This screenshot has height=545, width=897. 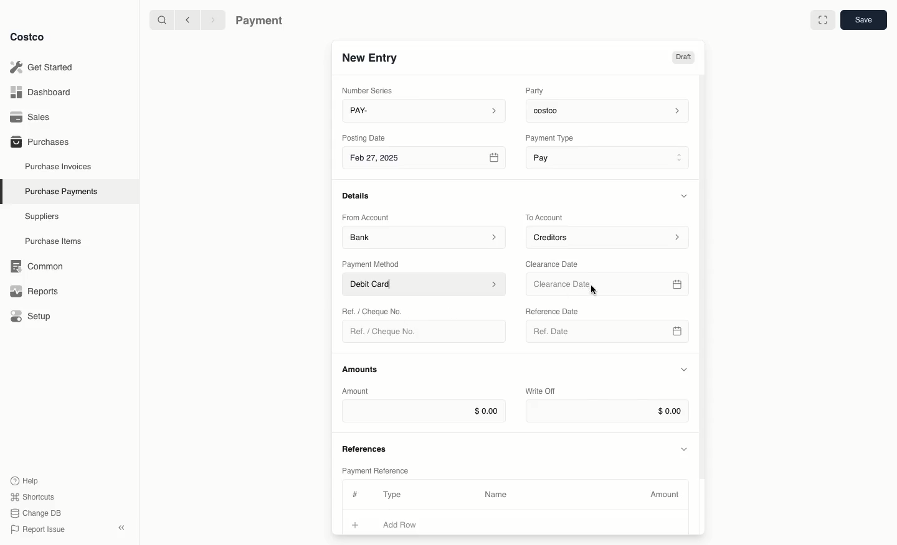 I want to click on From Account, so click(x=366, y=217).